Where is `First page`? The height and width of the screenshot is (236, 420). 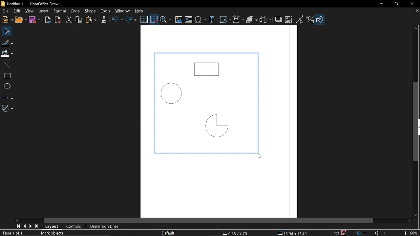
First page is located at coordinates (18, 226).